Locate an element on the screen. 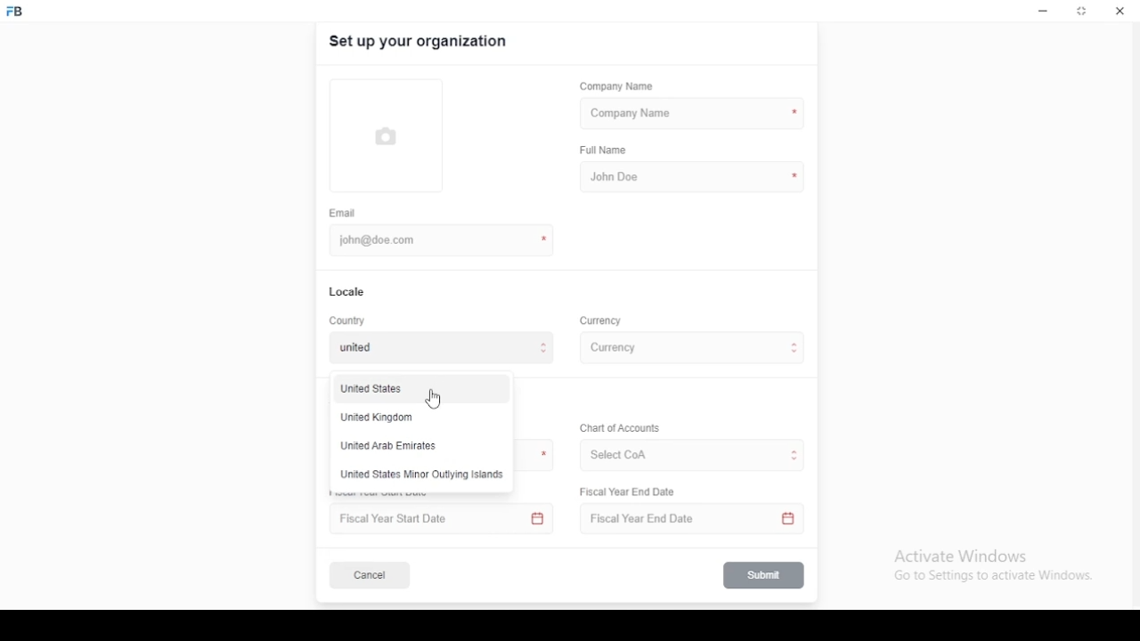 This screenshot has width=1140, height=641. Currency is located at coordinates (601, 321).